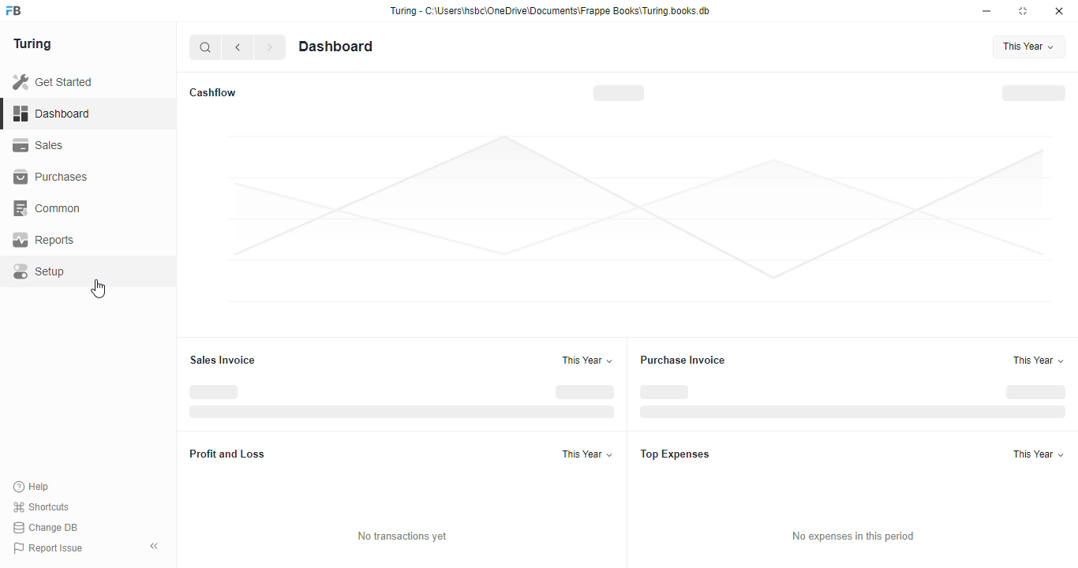  Describe the element at coordinates (227, 454) in the screenshot. I see `profit and loss` at that location.